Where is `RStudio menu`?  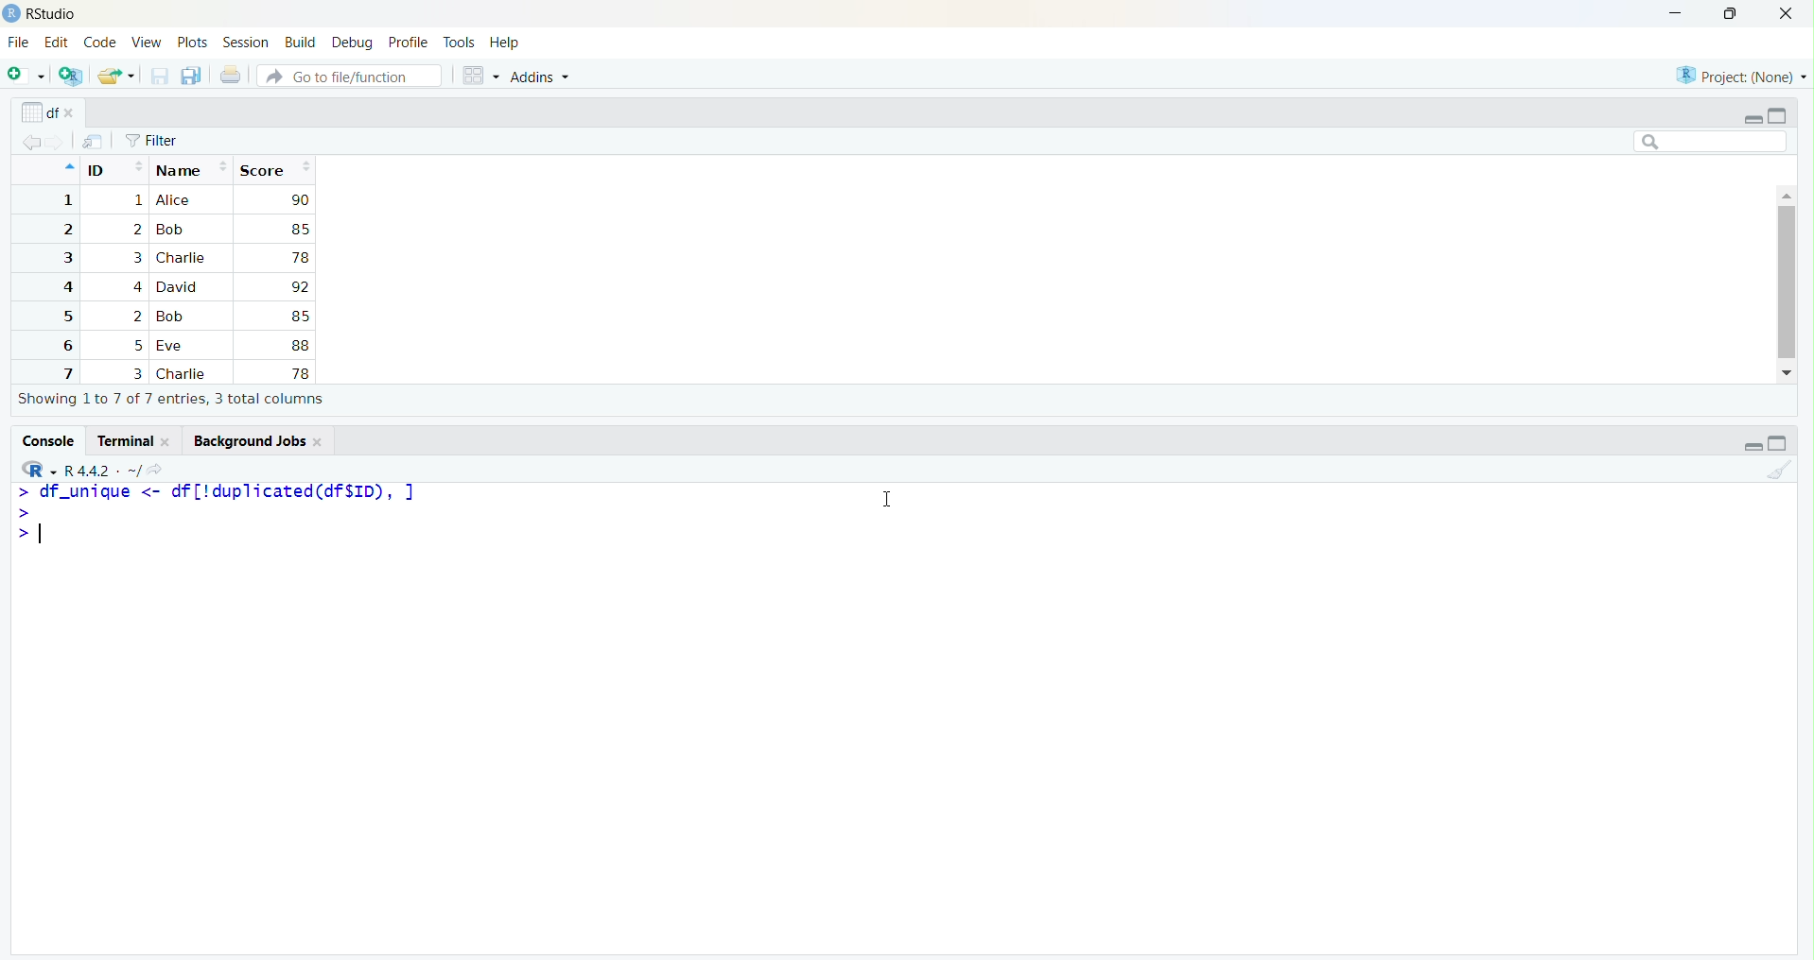
RStudio menu is located at coordinates (39, 470).